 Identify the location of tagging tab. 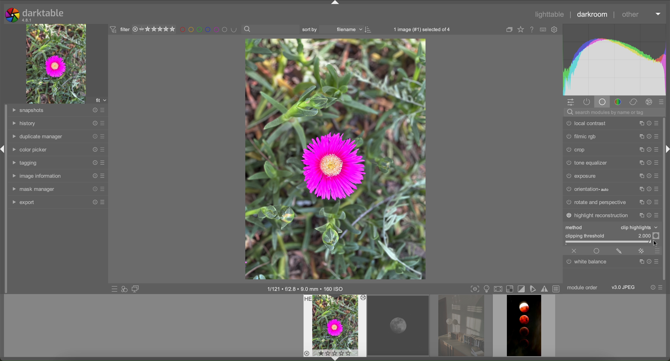
(26, 163).